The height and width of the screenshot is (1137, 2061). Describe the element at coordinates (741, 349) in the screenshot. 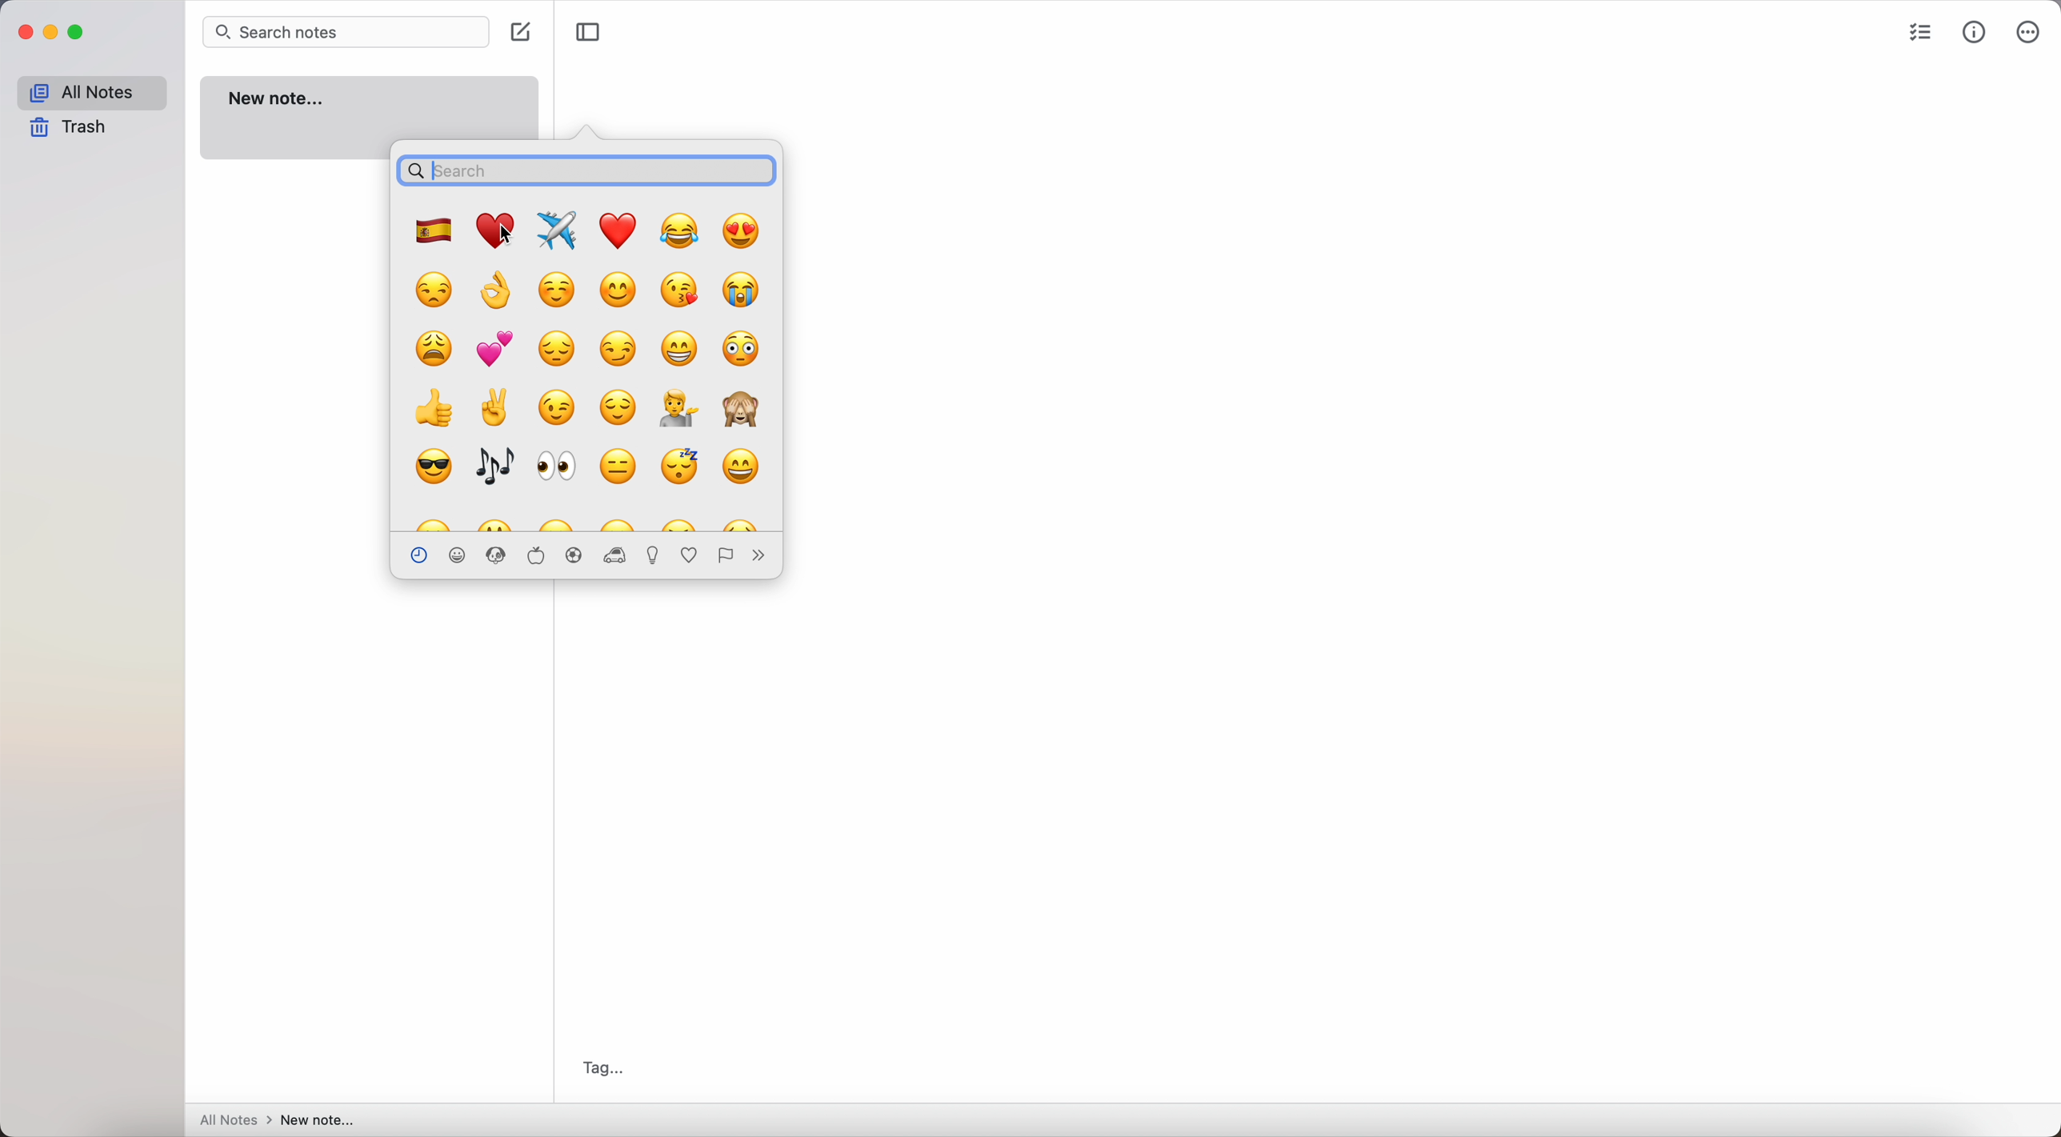

I see `emoji` at that location.